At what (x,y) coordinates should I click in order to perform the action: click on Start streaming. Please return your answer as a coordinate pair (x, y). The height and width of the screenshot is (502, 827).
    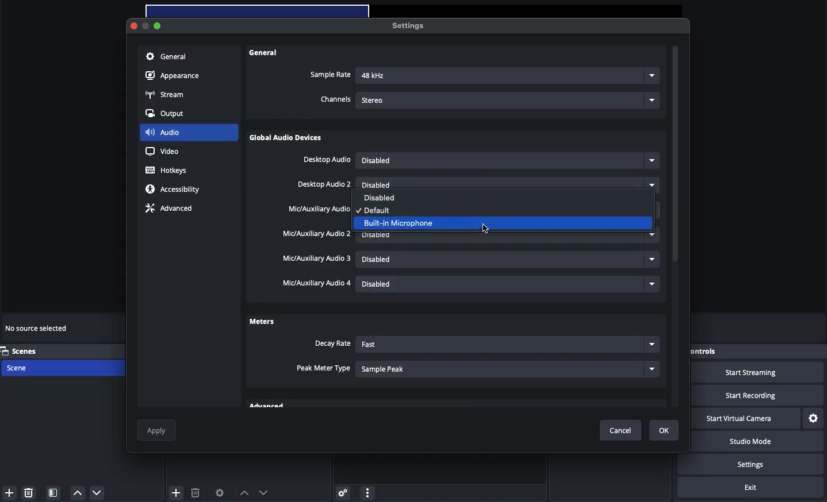
    Looking at the image, I should click on (760, 373).